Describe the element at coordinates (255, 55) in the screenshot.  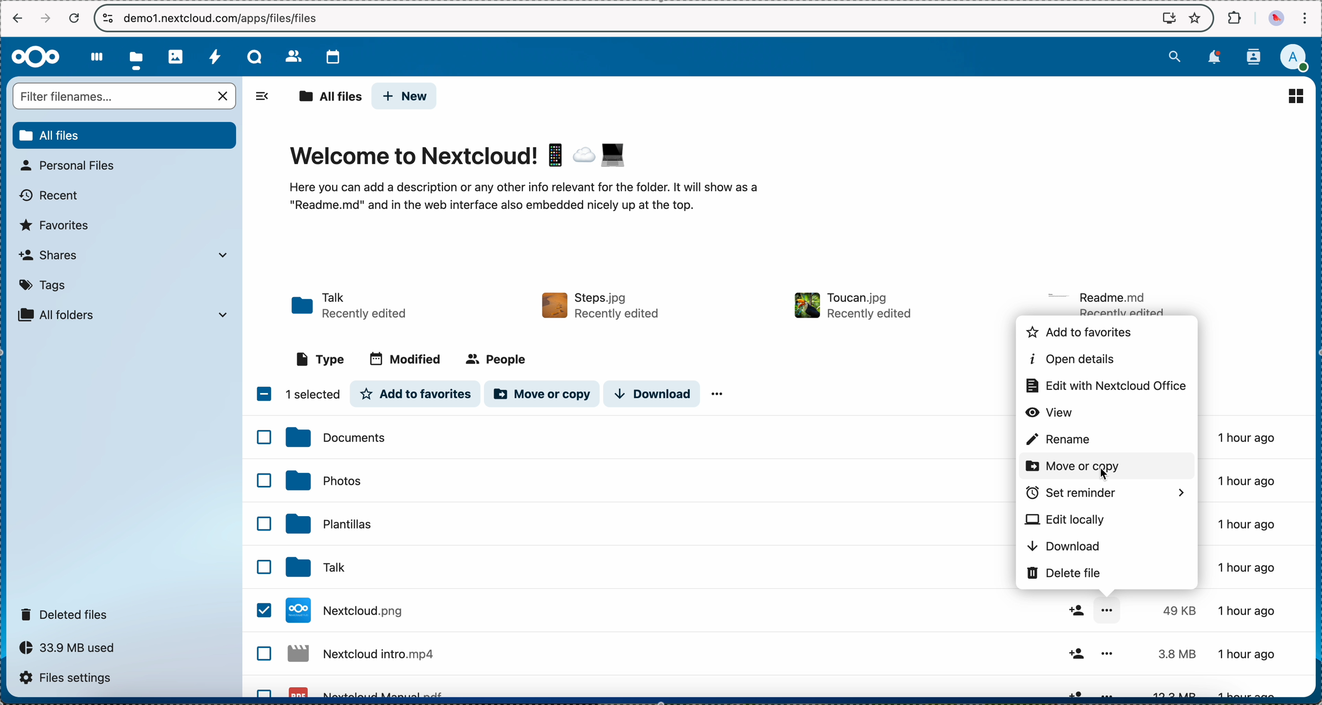
I see `Talk` at that location.